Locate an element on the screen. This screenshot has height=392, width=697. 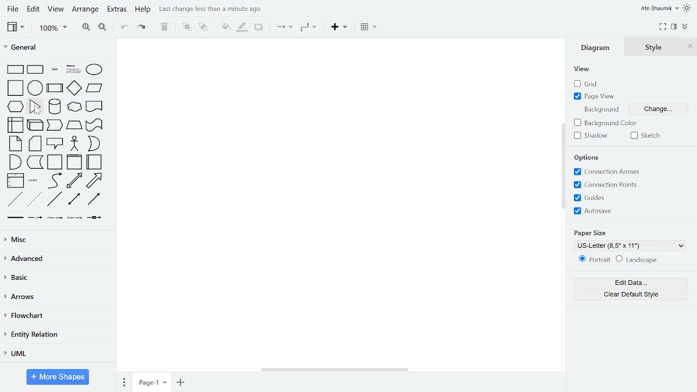
change background is located at coordinates (659, 109).